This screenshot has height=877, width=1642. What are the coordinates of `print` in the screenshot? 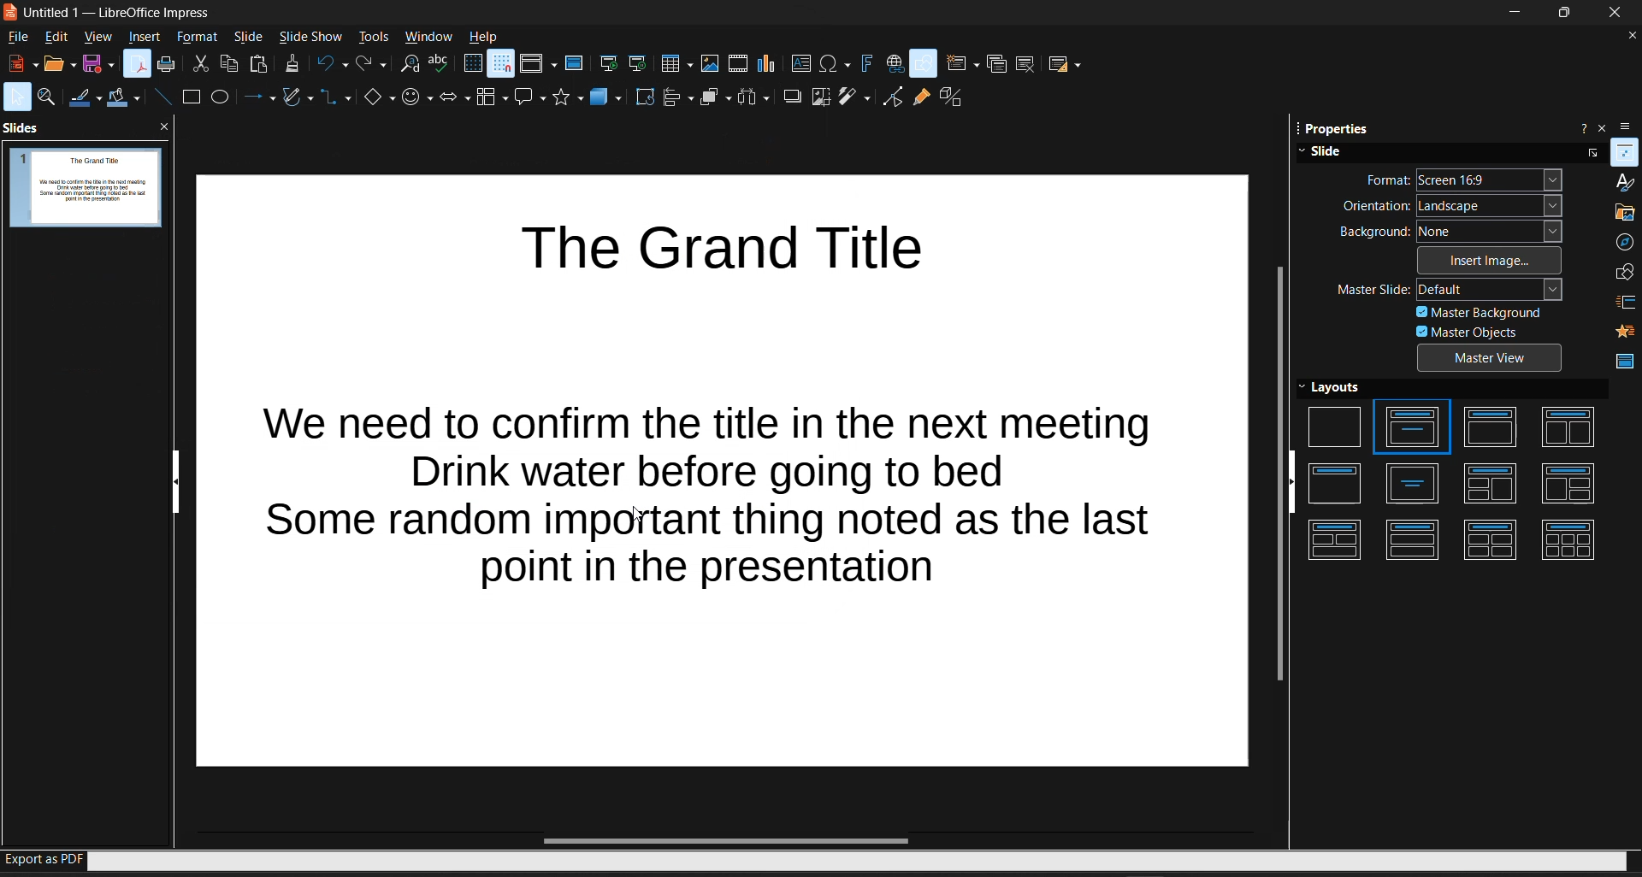 It's located at (168, 66).